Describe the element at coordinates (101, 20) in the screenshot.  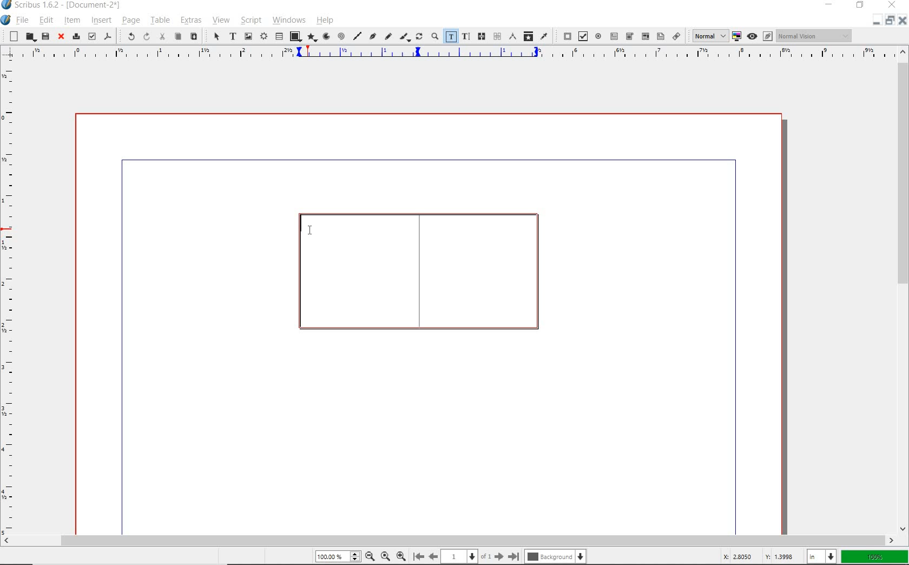
I see `insert` at that location.